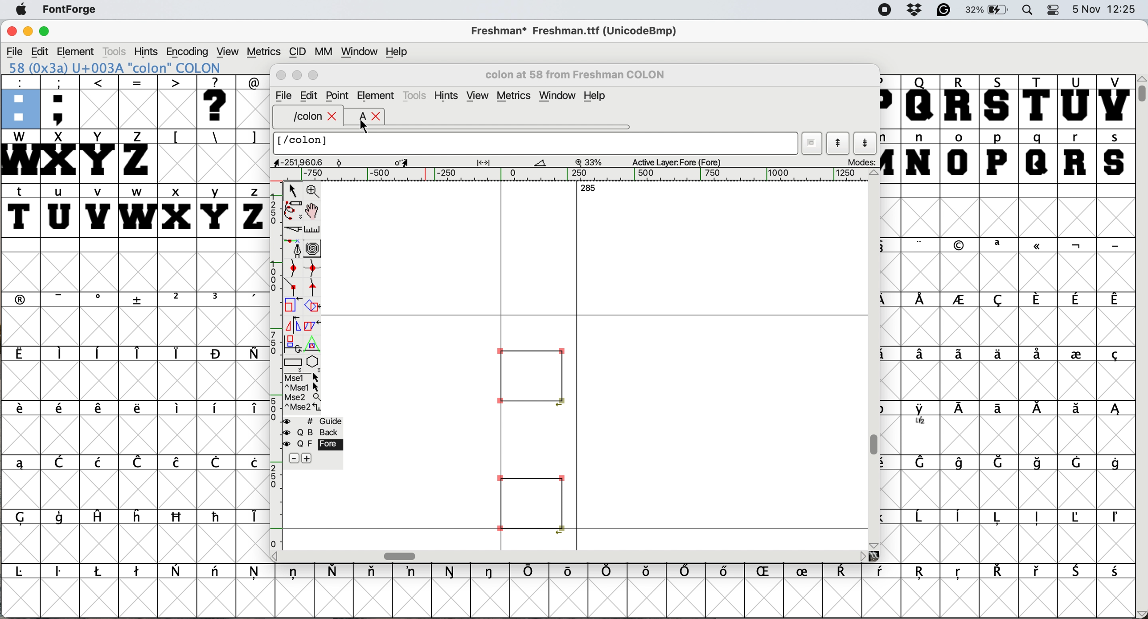 The height and width of the screenshot is (619, 1148). I want to click on scroll by hand, so click(315, 208).